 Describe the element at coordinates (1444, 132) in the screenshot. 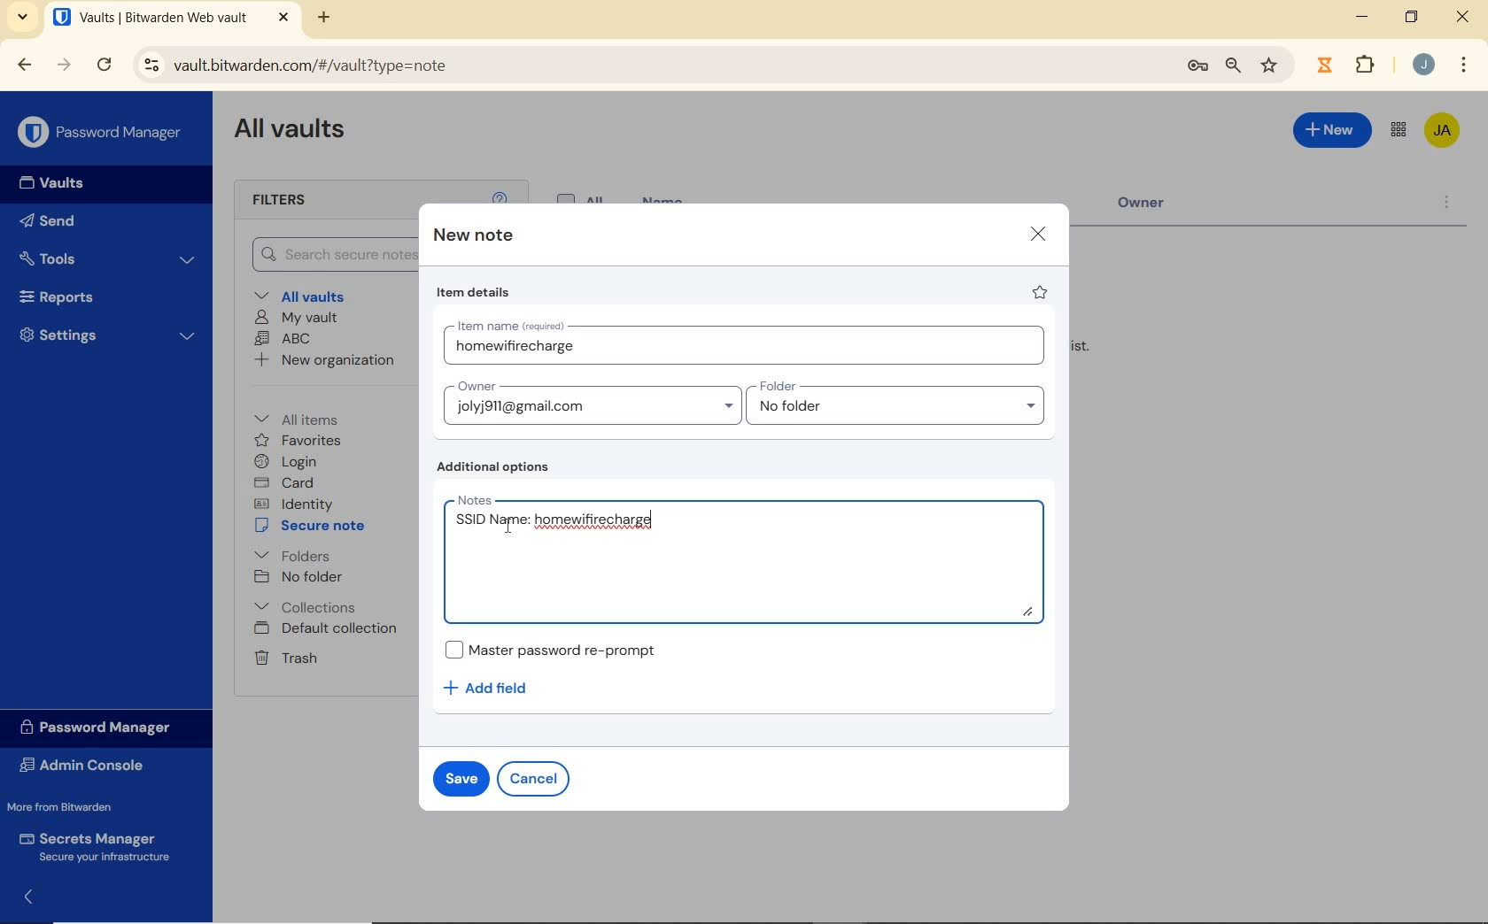

I see `Bitwarden Account` at that location.